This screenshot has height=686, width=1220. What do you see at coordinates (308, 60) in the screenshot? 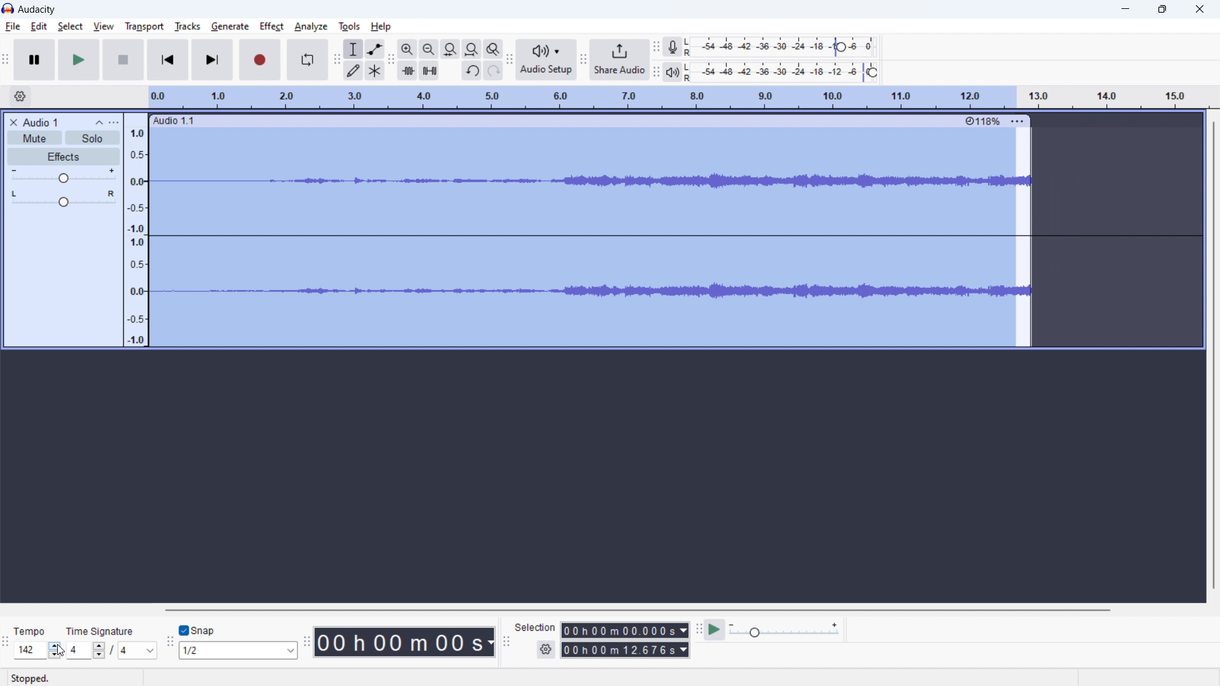
I see `enable looping` at bounding box center [308, 60].